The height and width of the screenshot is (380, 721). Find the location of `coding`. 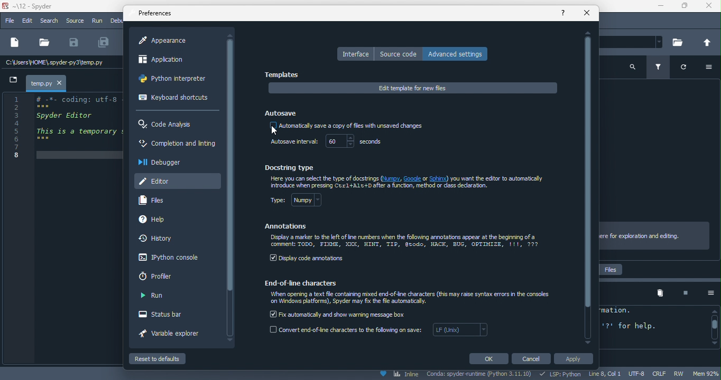

coding is located at coordinates (63, 127).